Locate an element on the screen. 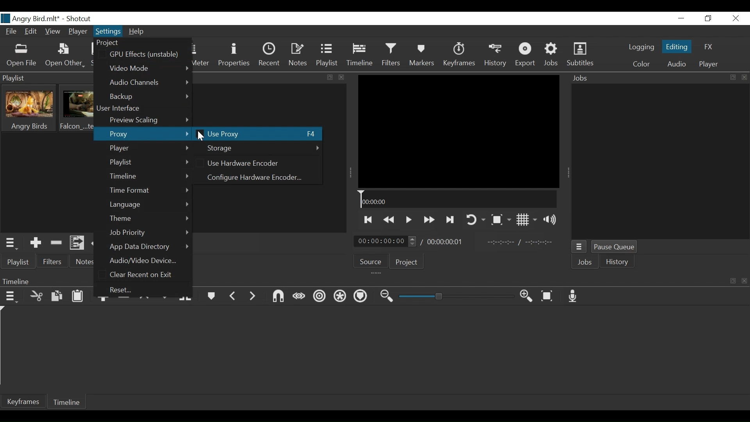 The height and width of the screenshot is (422, 750). Play backward quickly is located at coordinates (389, 220).